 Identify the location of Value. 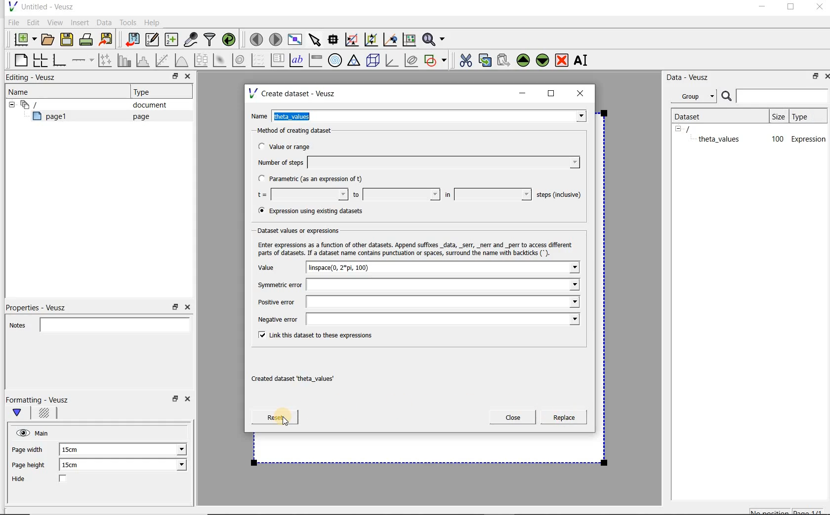
(276, 268).